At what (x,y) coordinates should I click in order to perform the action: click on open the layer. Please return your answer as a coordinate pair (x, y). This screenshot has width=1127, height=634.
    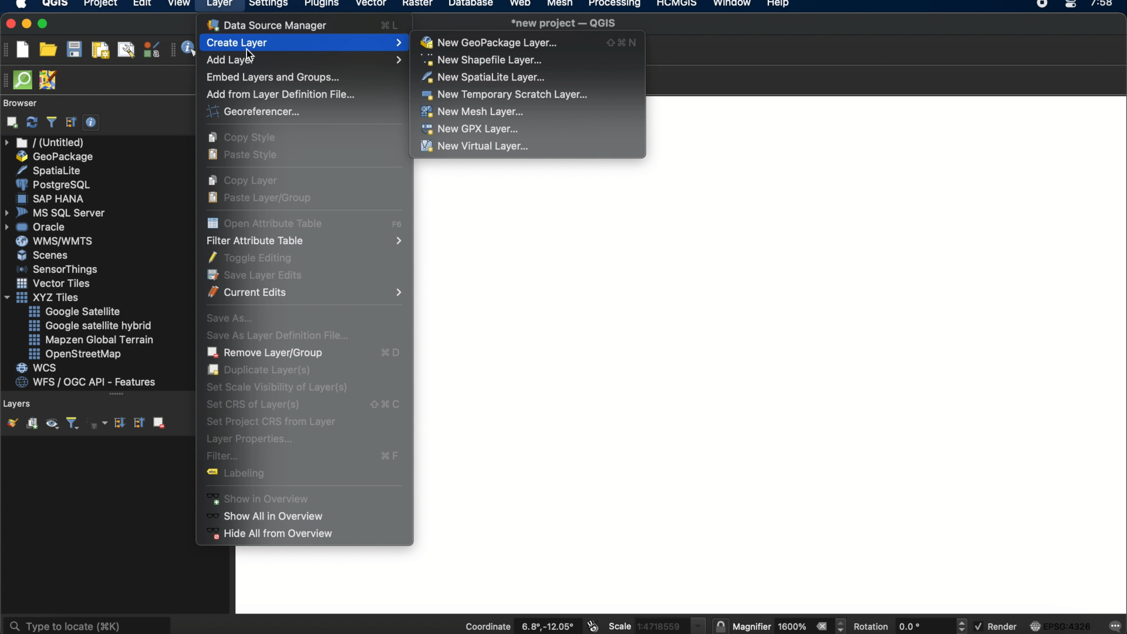
    Looking at the image, I should click on (9, 423).